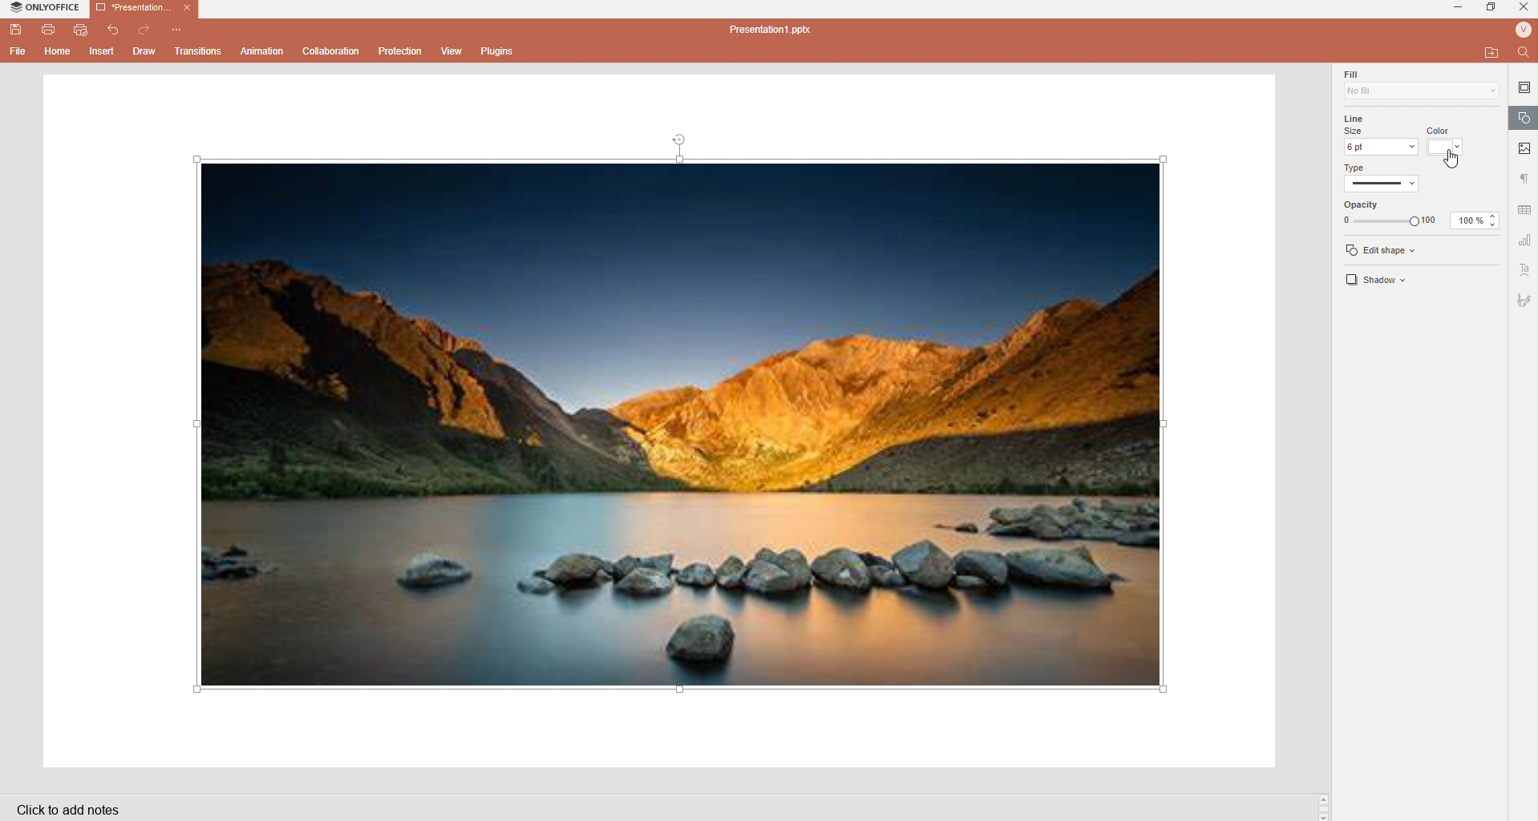 The width and height of the screenshot is (1538, 821). I want to click on Increase opacity %, so click(1494, 215).